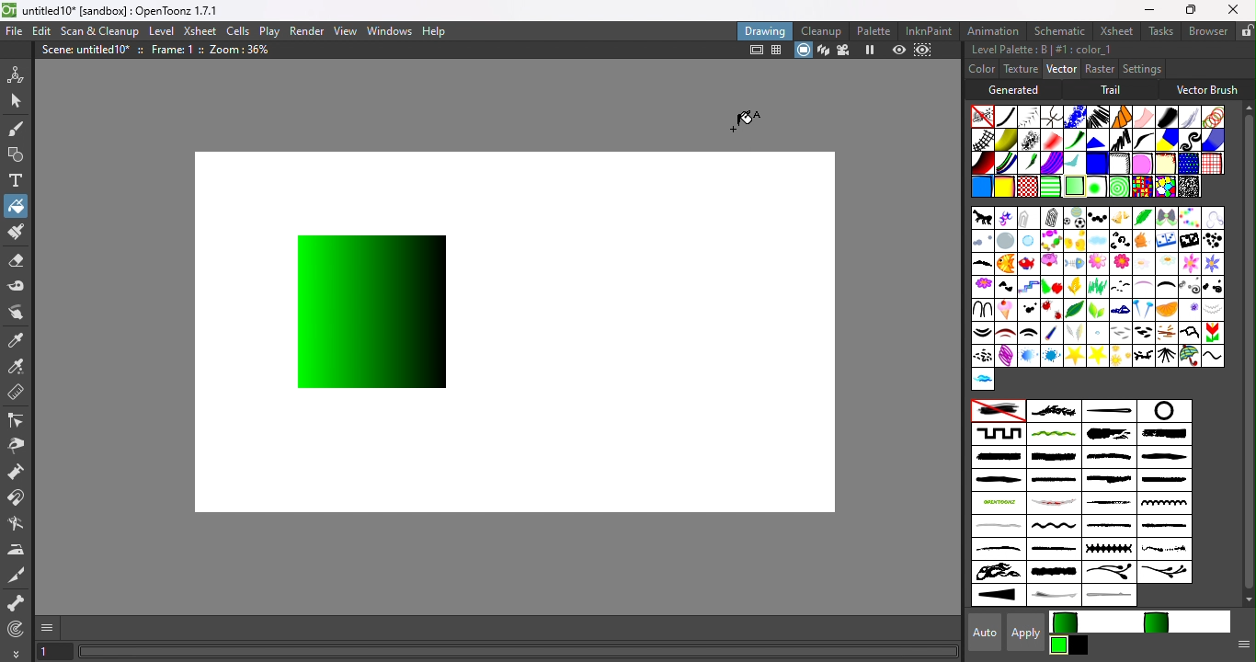 The width and height of the screenshot is (1256, 662). What do you see at coordinates (1210, 264) in the screenshot?
I see `Flow4` at bounding box center [1210, 264].